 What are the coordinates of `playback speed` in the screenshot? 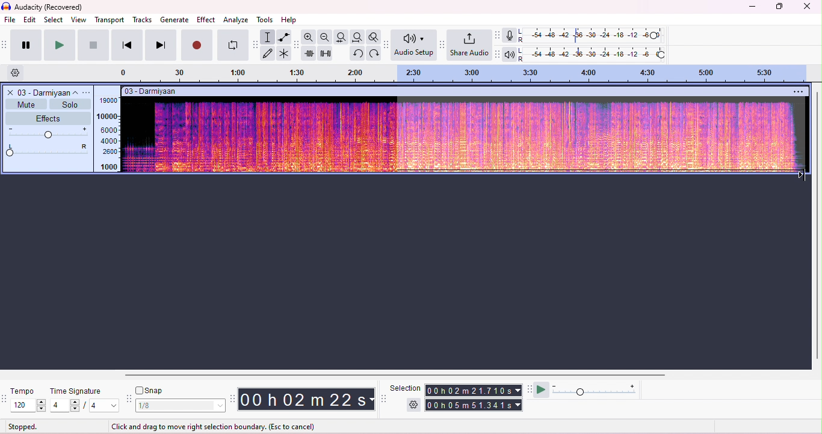 It's located at (596, 390).